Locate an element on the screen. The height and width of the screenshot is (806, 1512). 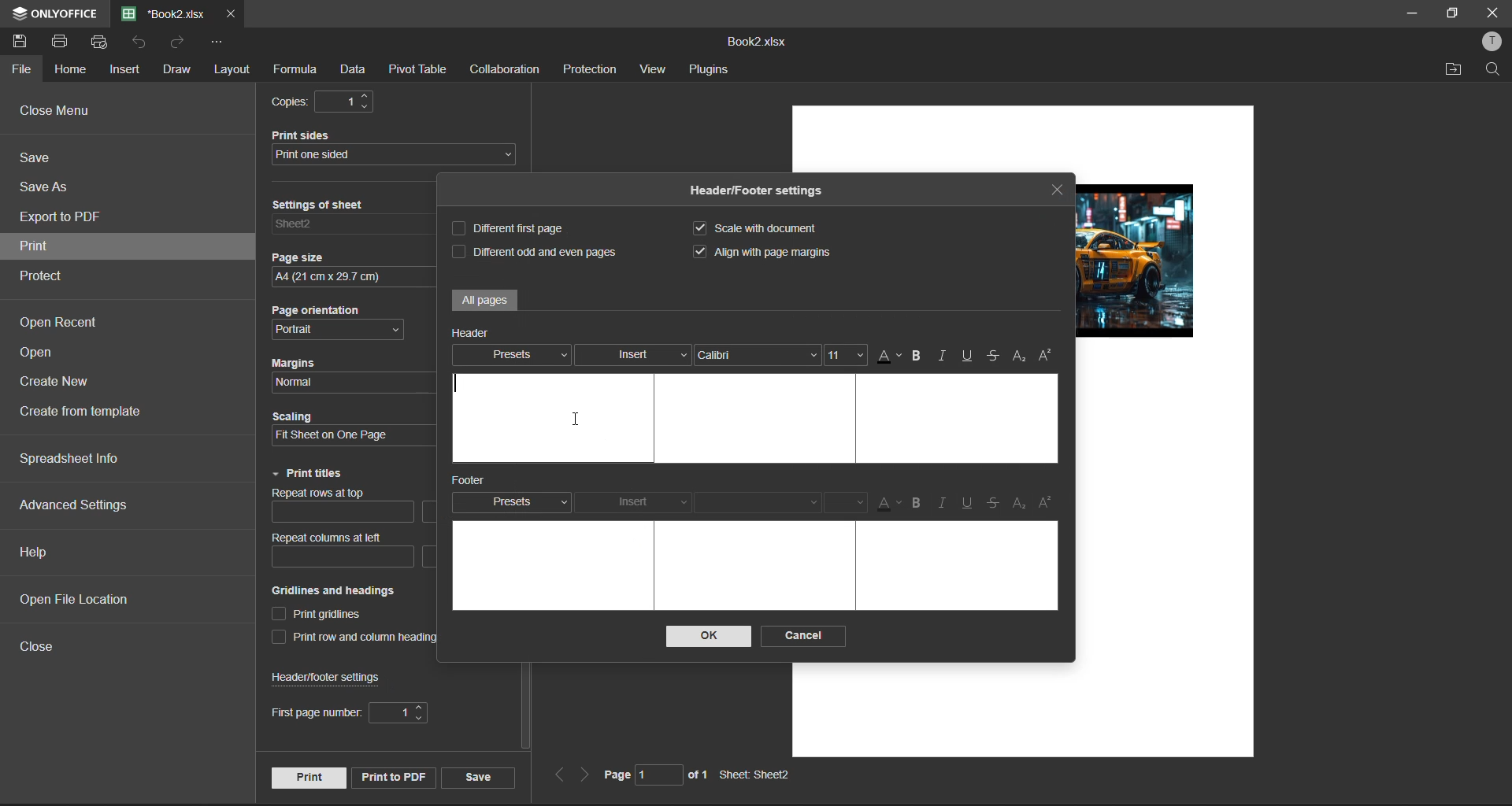
underline is located at coordinates (969, 505).